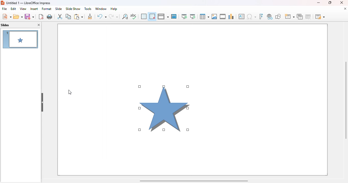 Image resolution: width=348 pixels, height=183 pixels. Describe the element at coordinates (193, 17) in the screenshot. I see `start from current slide` at that location.